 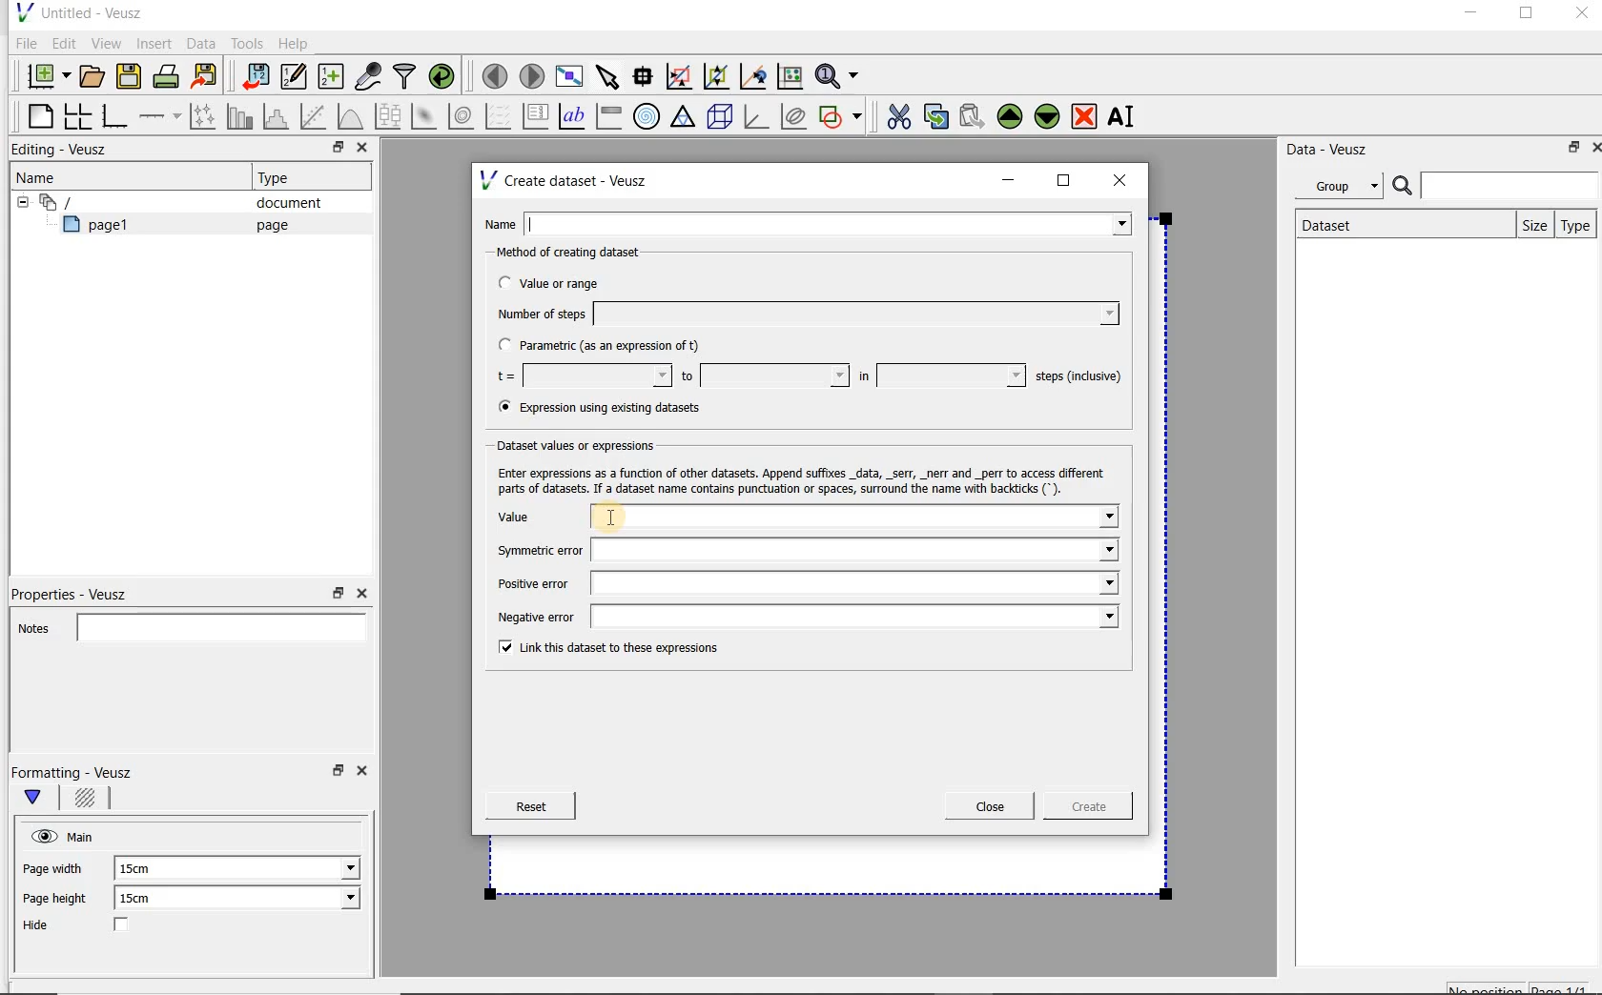 What do you see at coordinates (1064, 181) in the screenshot?
I see `maximize` at bounding box center [1064, 181].